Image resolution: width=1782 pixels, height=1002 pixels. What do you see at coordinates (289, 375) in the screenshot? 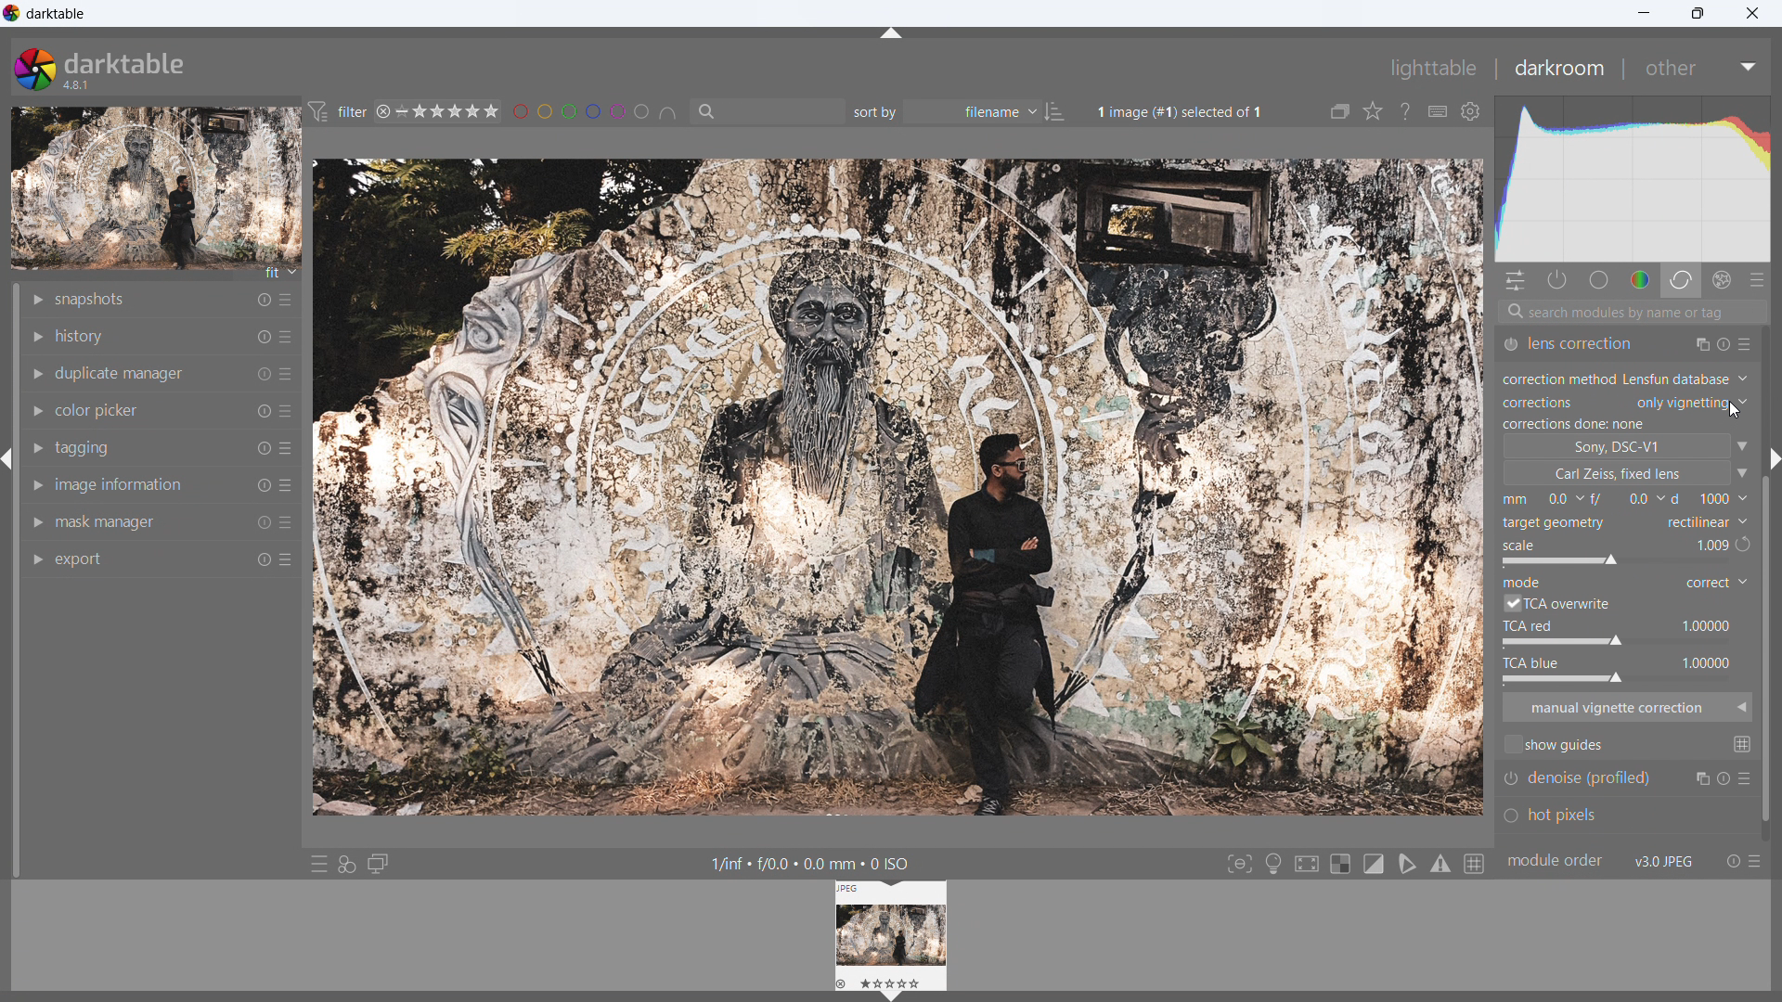
I see `more options` at bounding box center [289, 375].